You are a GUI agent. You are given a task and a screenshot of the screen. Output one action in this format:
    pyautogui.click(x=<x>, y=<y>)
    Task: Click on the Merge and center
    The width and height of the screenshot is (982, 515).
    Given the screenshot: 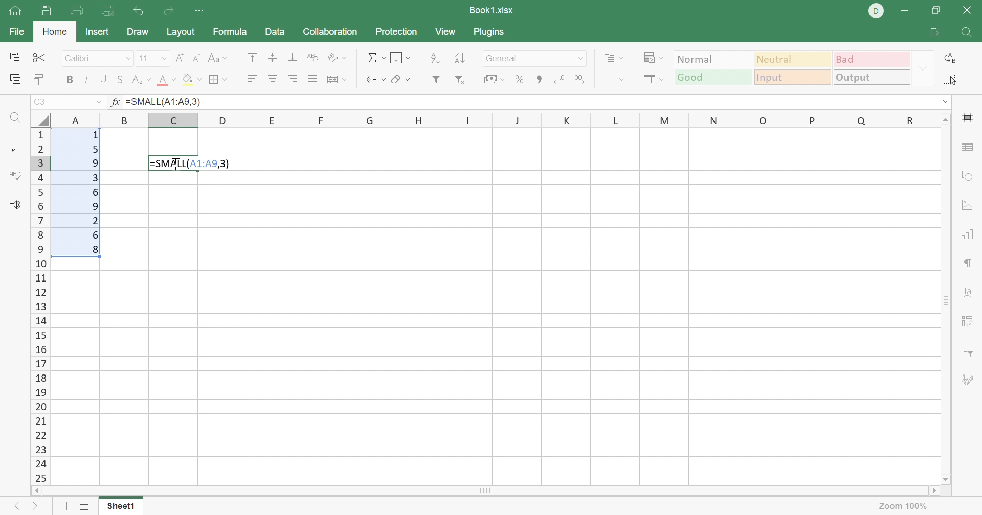 What is the action you would take?
    pyautogui.click(x=338, y=81)
    